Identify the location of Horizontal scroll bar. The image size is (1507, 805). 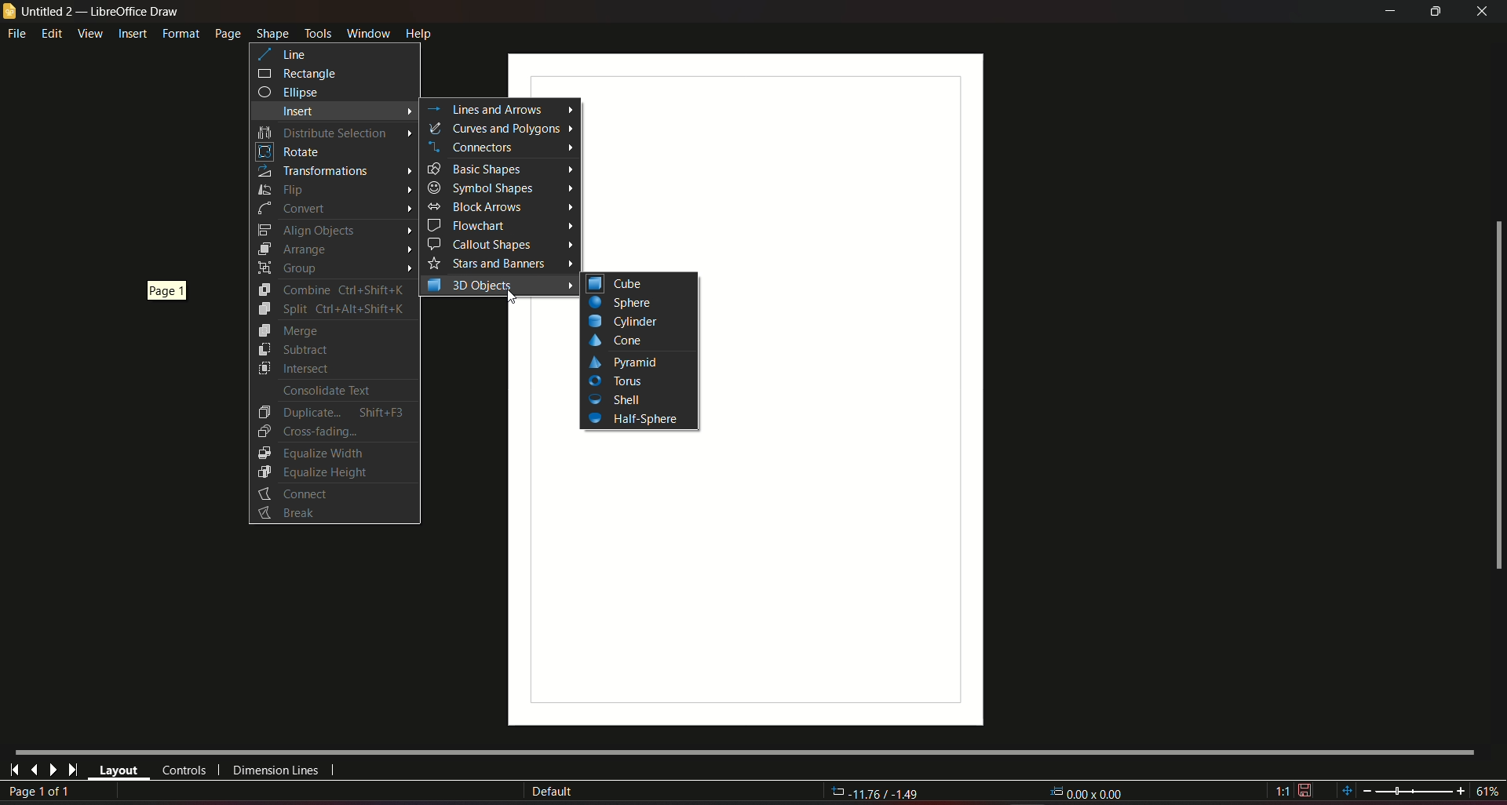
(743, 751).